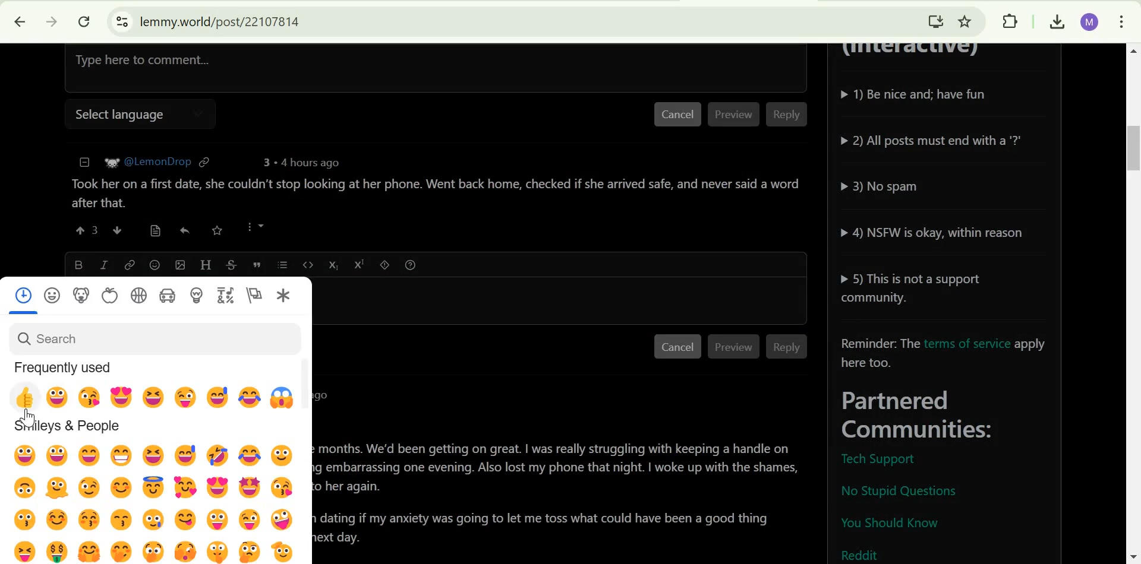 The image size is (1141, 564). What do you see at coordinates (385, 264) in the screenshot?
I see `spoiler` at bounding box center [385, 264].